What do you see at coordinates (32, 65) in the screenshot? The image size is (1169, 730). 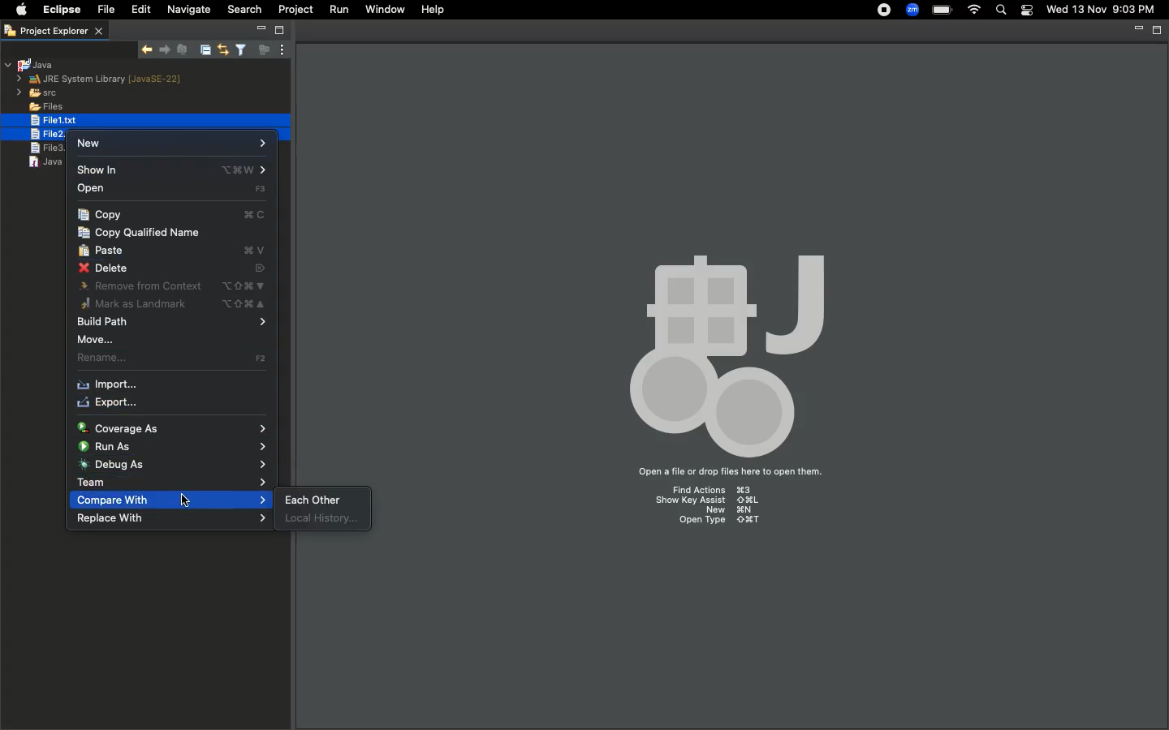 I see `Java` at bounding box center [32, 65].